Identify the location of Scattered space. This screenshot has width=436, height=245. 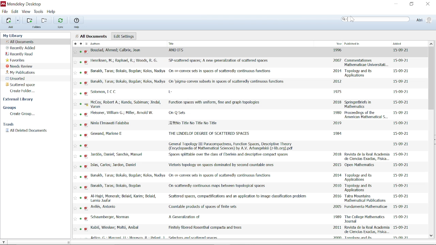
(20, 84).